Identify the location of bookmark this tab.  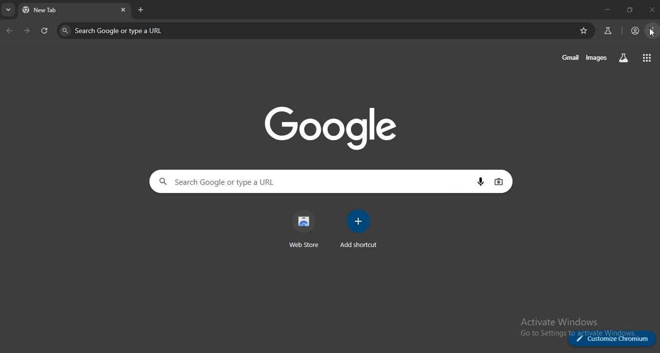
(585, 31).